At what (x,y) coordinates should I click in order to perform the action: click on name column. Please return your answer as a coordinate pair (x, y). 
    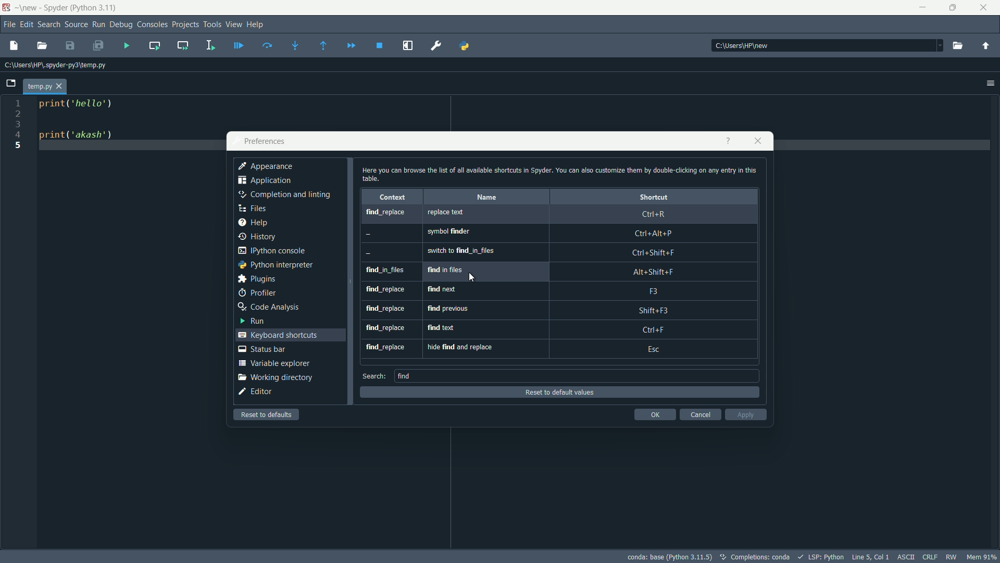
    Looking at the image, I should click on (486, 196).